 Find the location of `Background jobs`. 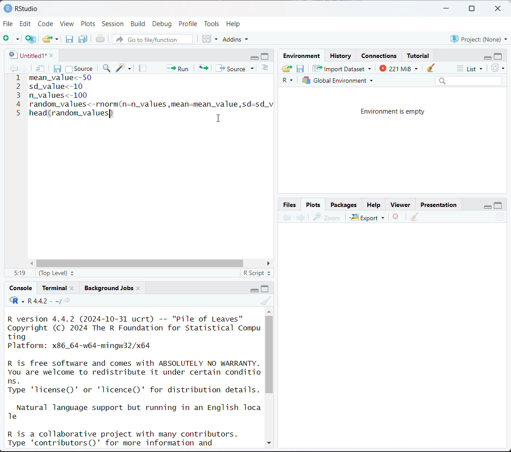

Background jobs is located at coordinates (109, 288).